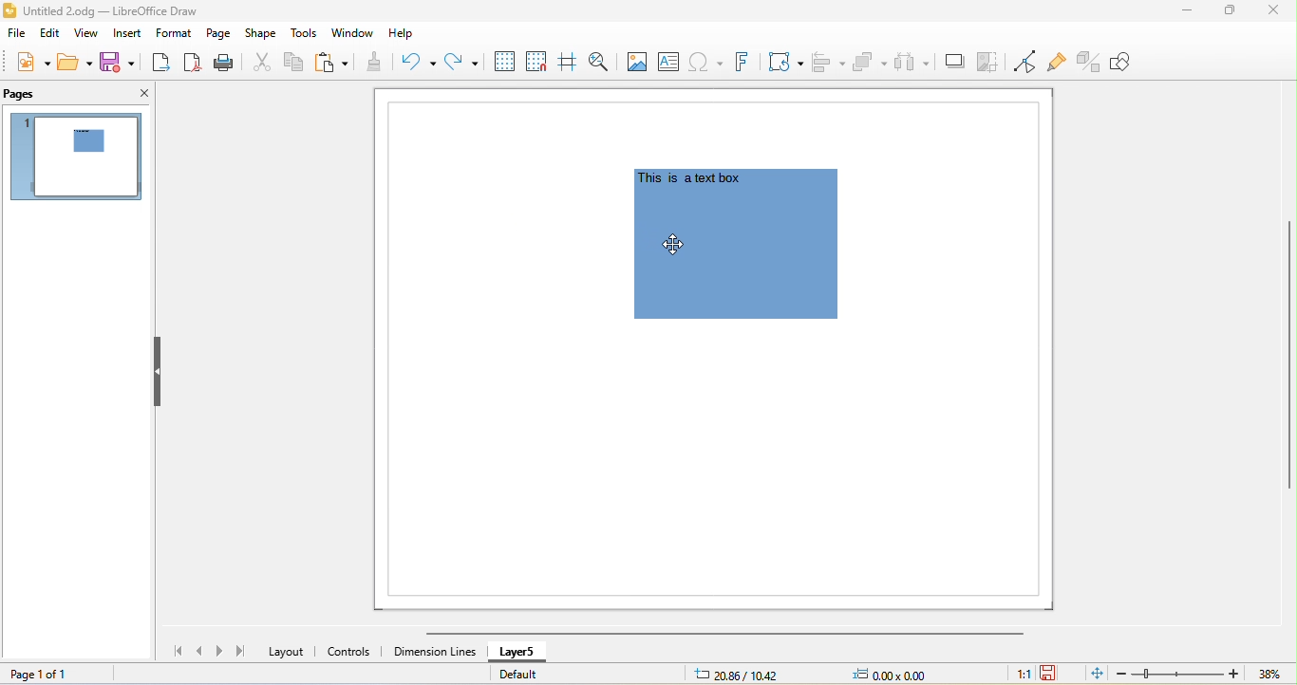 The image size is (1297, 685). Describe the element at coordinates (221, 651) in the screenshot. I see `next page` at that location.